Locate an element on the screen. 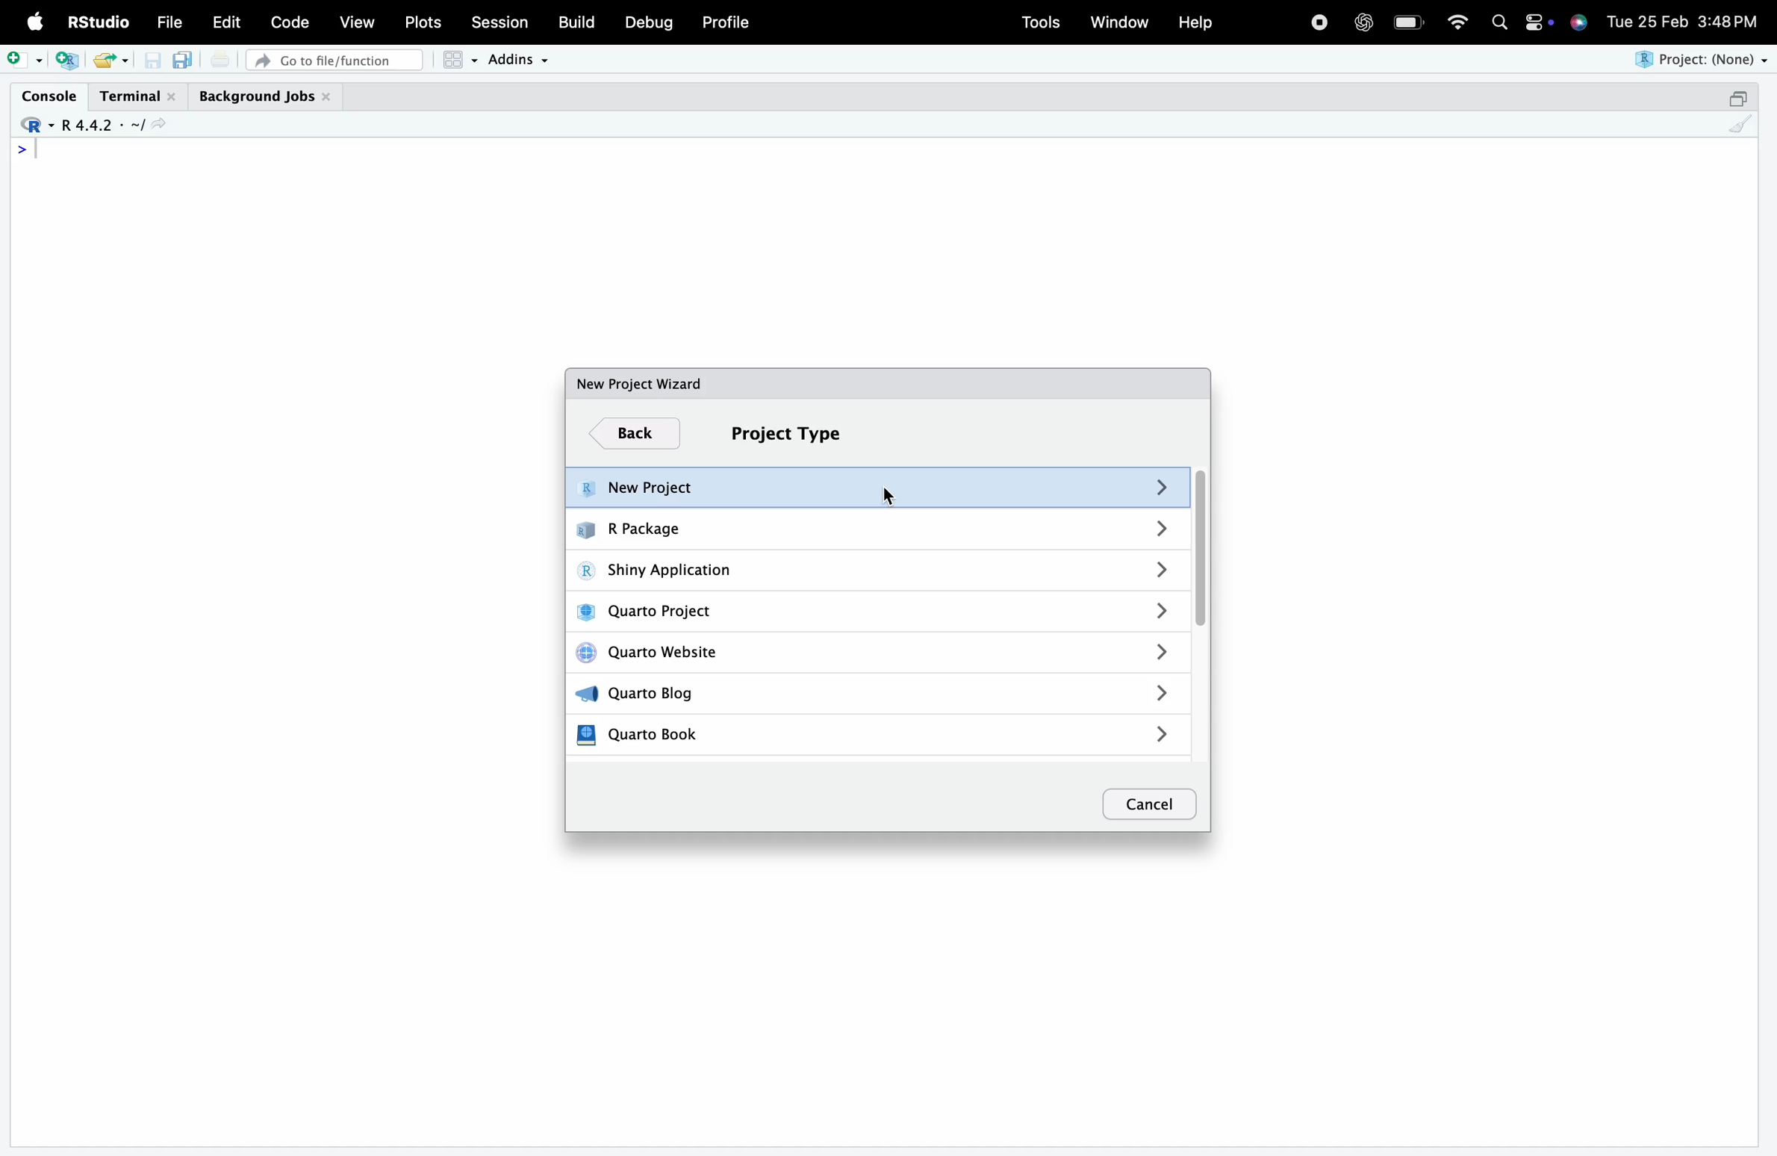 The height and width of the screenshot is (1156, 1777). new file is located at coordinates (25, 60).